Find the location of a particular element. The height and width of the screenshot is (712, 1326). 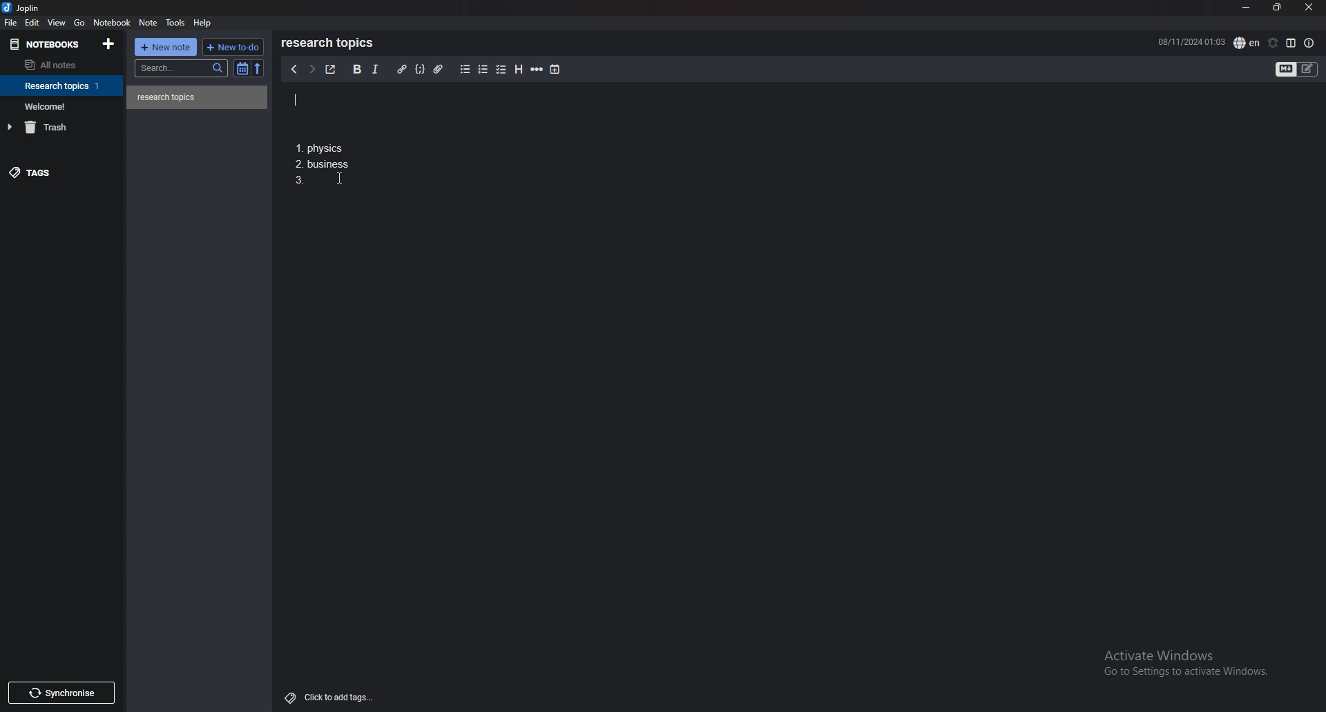

research topics is located at coordinates (330, 43).